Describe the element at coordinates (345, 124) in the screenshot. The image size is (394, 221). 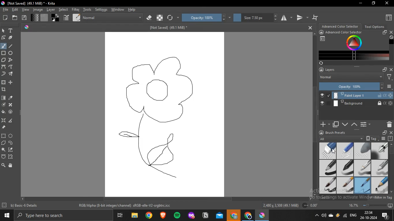
I see `mask down` at that location.